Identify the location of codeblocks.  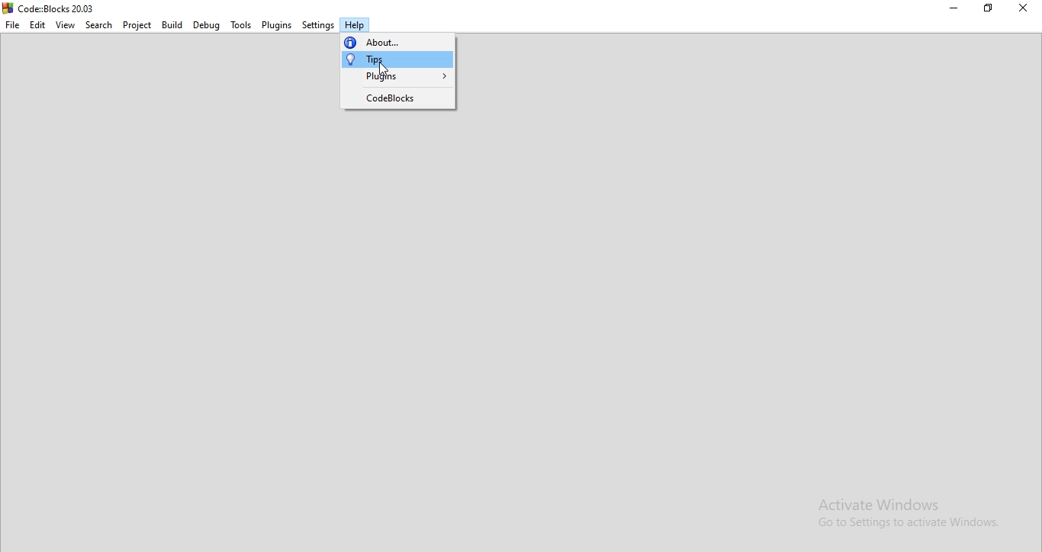
(397, 98).